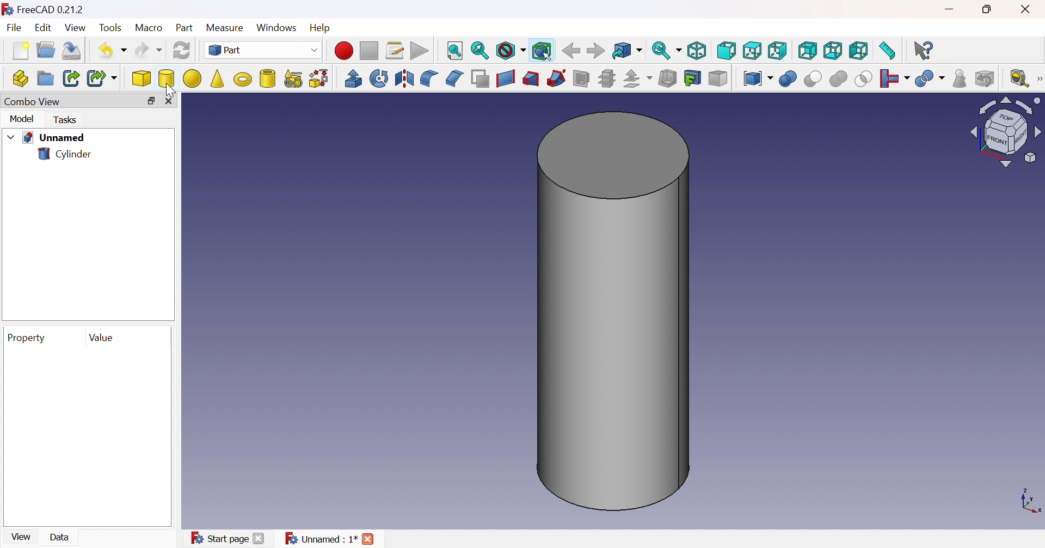 This screenshot has width=1045, height=548. Describe the element at coordinates (777, 52) in the screenshot. I see `Right` at that location.